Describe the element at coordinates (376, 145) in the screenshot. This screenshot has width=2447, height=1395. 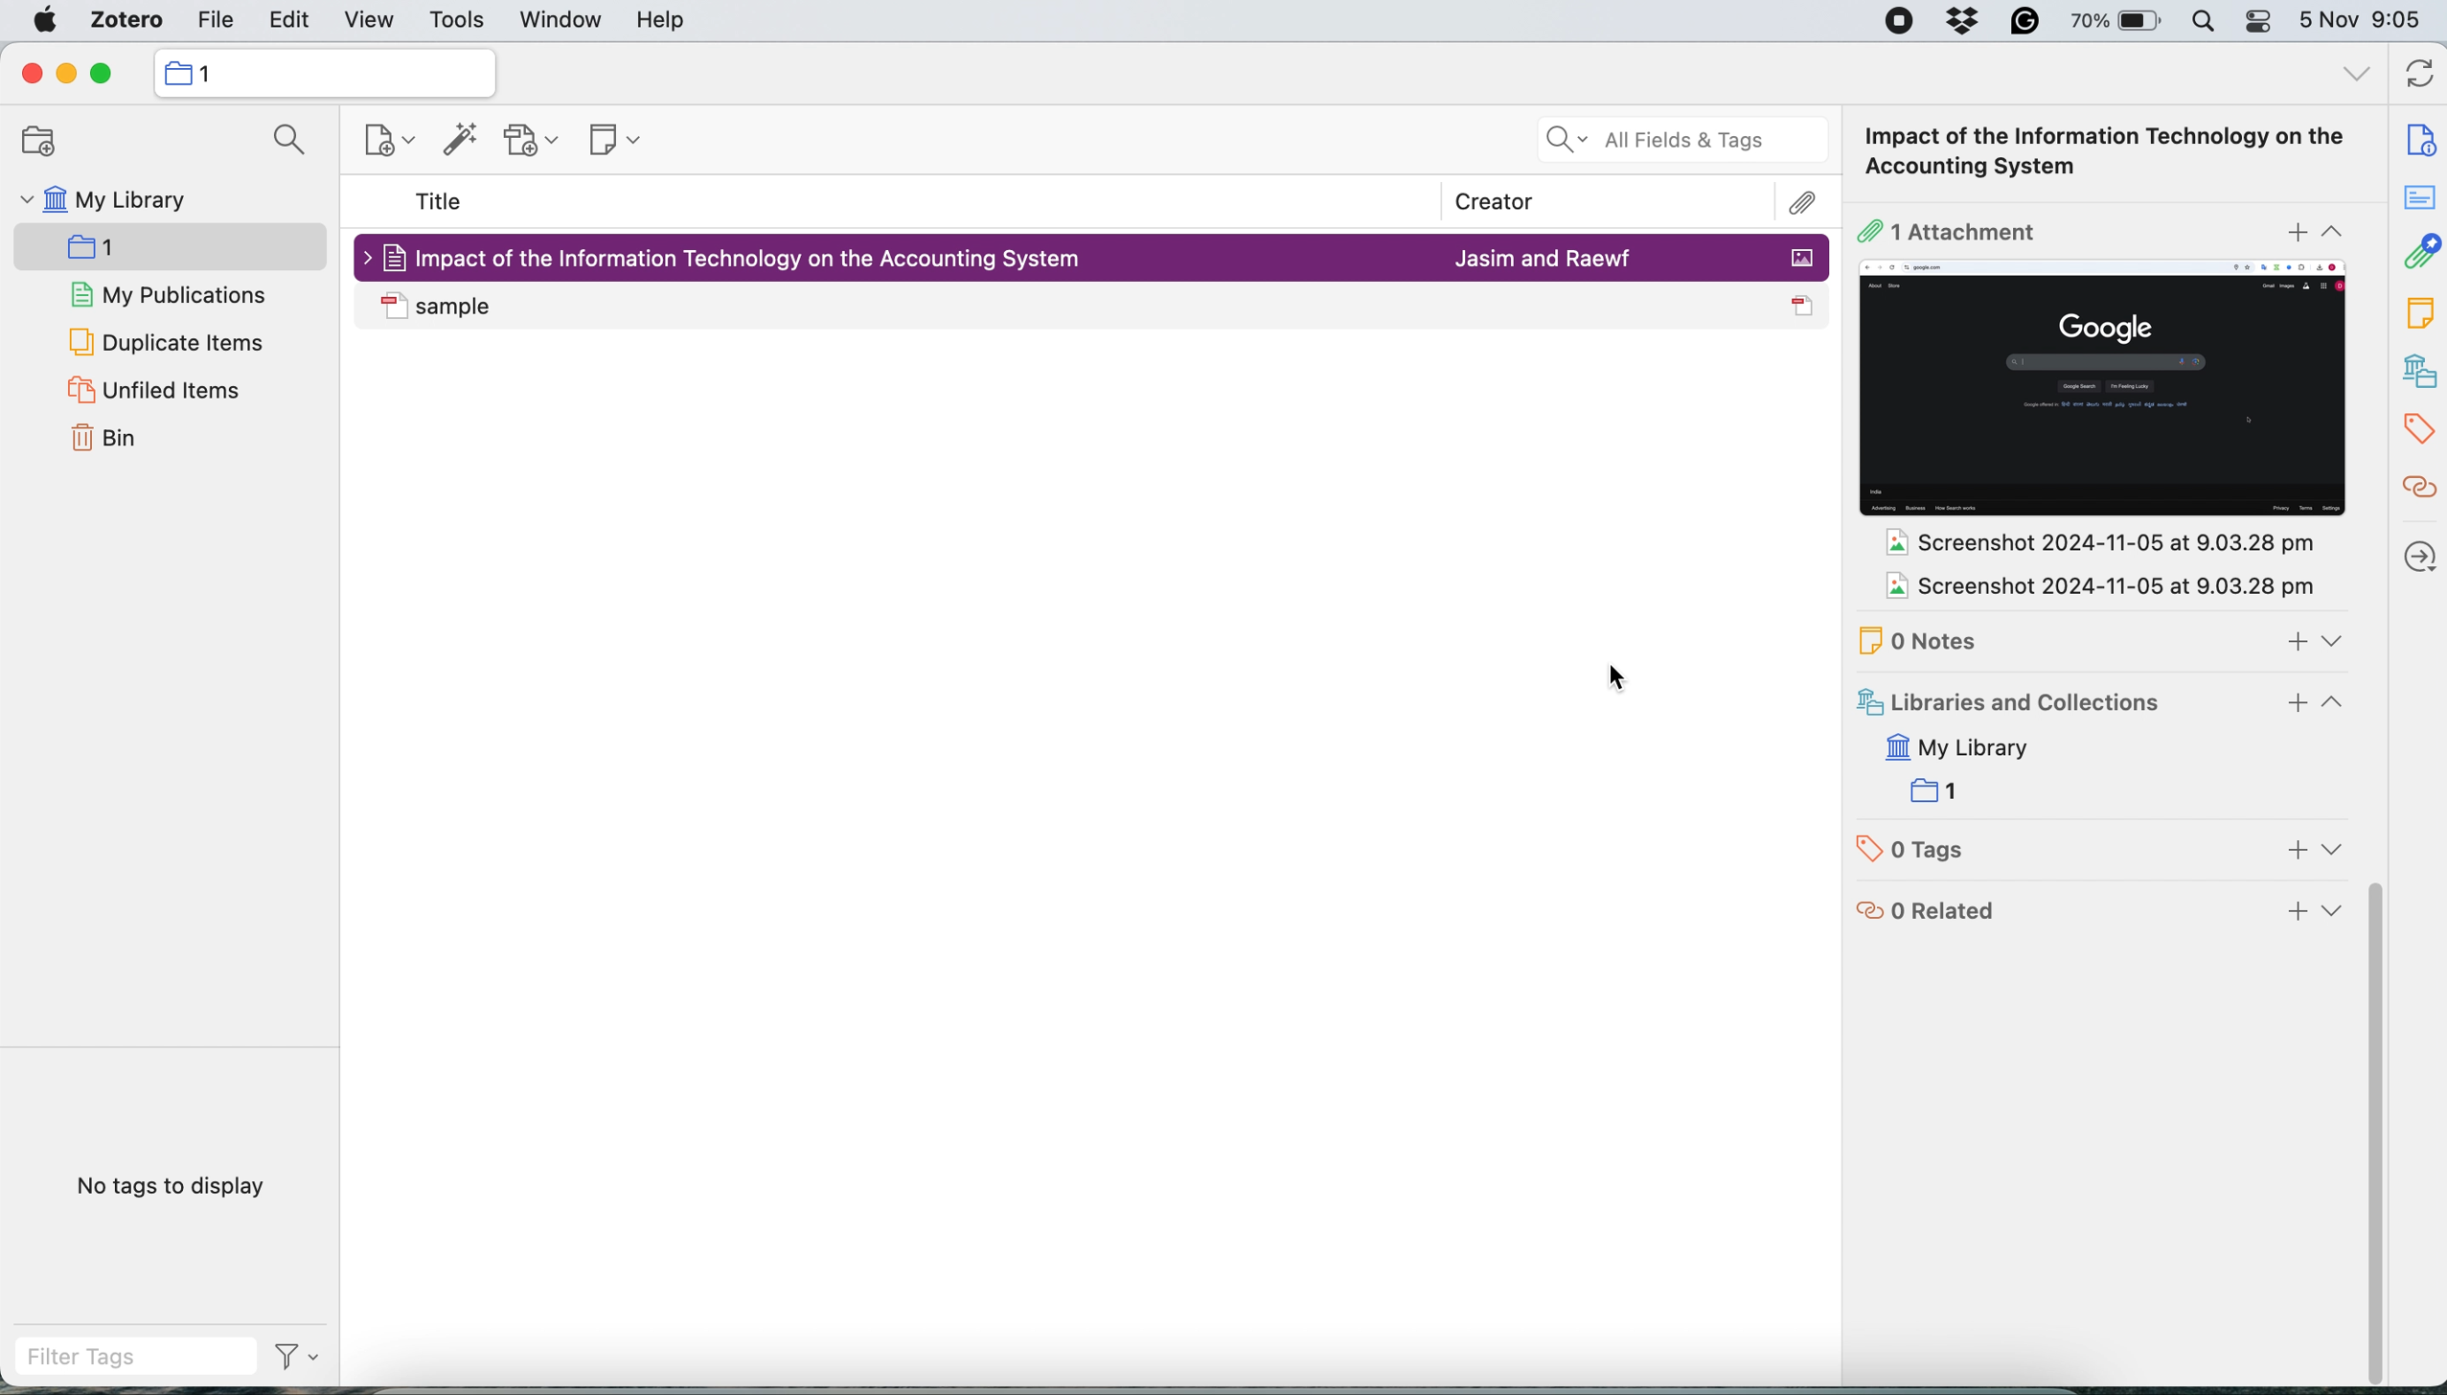
I see `new collection` at that location.